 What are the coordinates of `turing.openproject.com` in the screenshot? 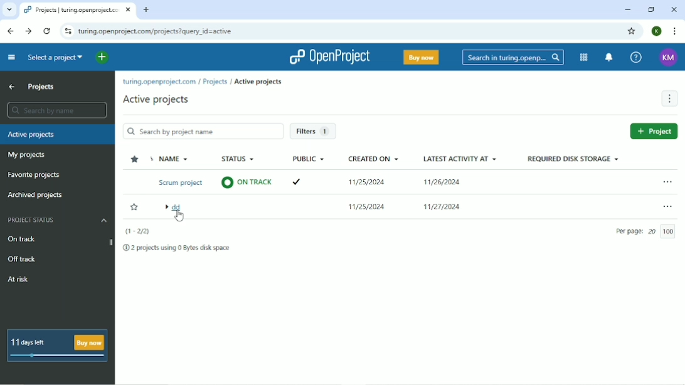 It's located at (157, 82).